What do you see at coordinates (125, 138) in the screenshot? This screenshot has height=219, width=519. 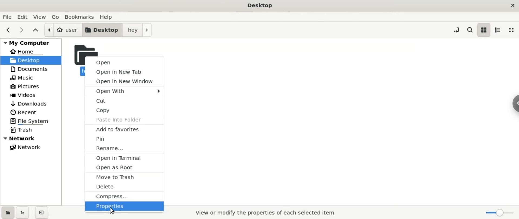 I see `pin` at bounding box center [125, 138].